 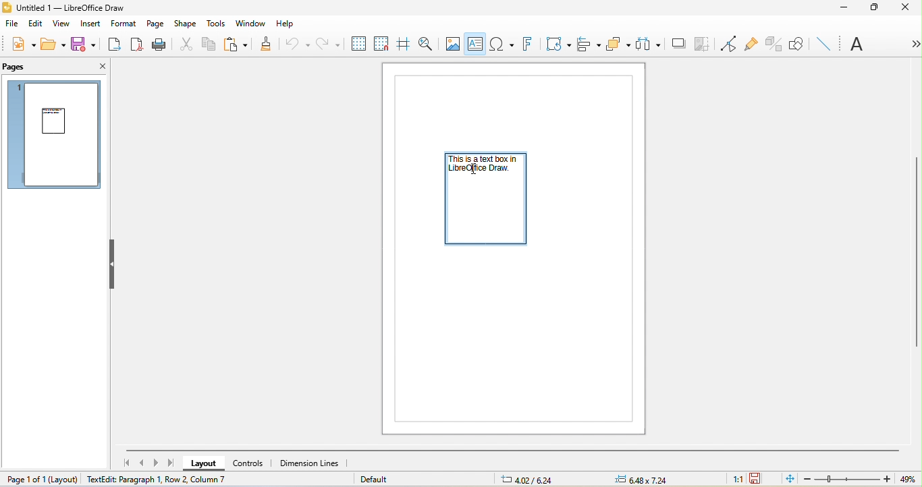 I want to click on helpline while moving, so click(x=402, y=44).